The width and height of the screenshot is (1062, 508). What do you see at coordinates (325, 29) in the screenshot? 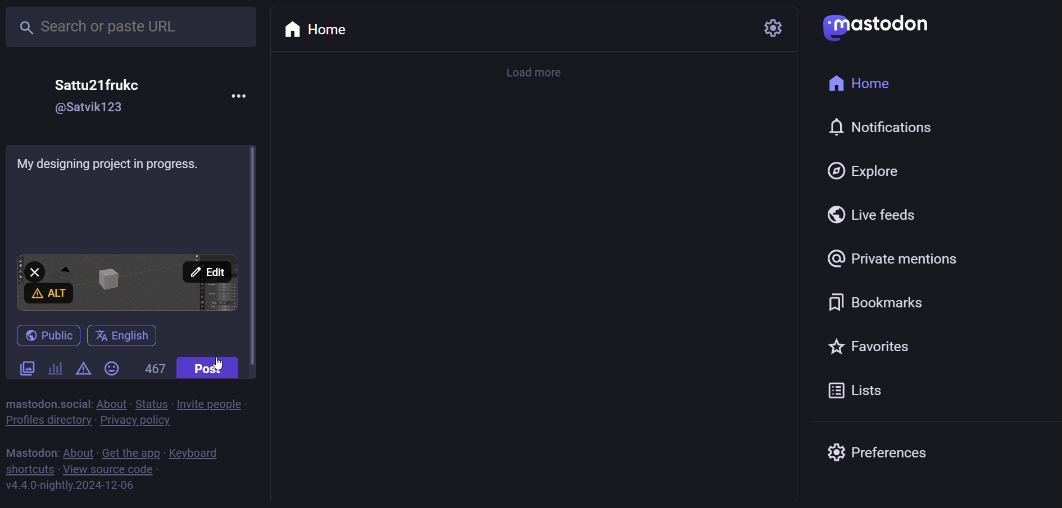
I see `home` at bounding box center [325, 29].